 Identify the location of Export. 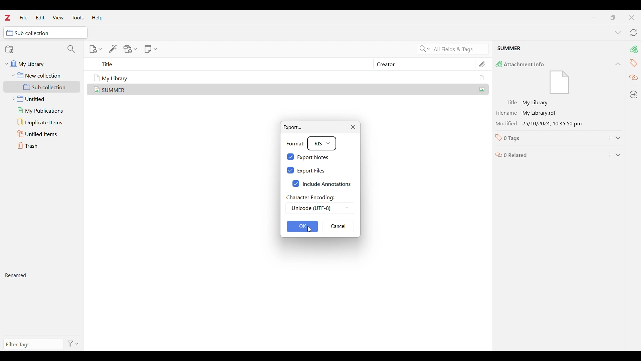
(313, 127).